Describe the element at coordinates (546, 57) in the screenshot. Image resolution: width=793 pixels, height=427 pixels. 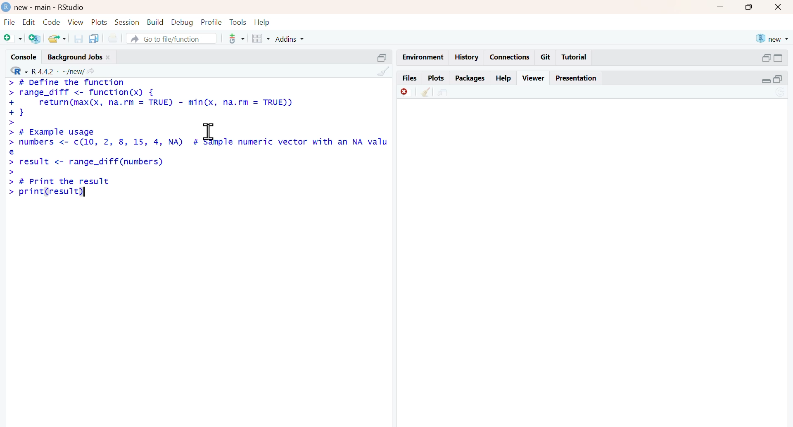
I see `git` at that location.